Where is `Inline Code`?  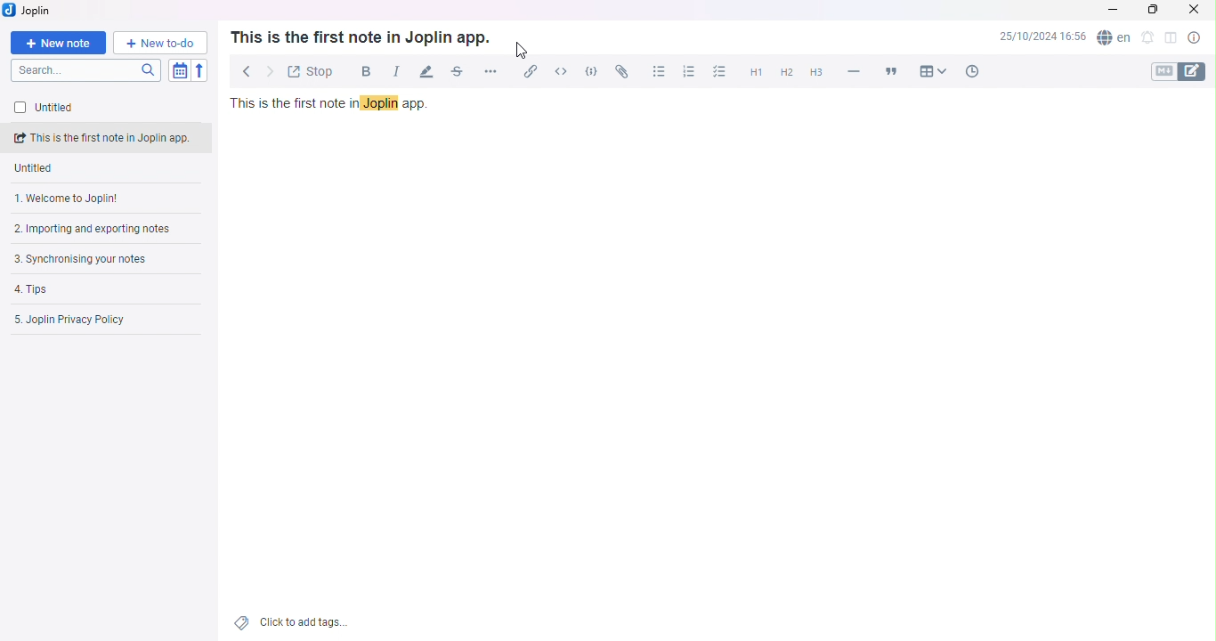
Inline Code is located at coordinates (559, 71).